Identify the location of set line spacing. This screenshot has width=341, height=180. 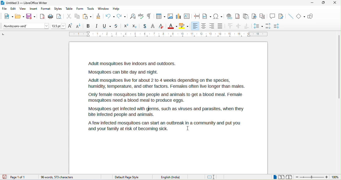
(258, 26).